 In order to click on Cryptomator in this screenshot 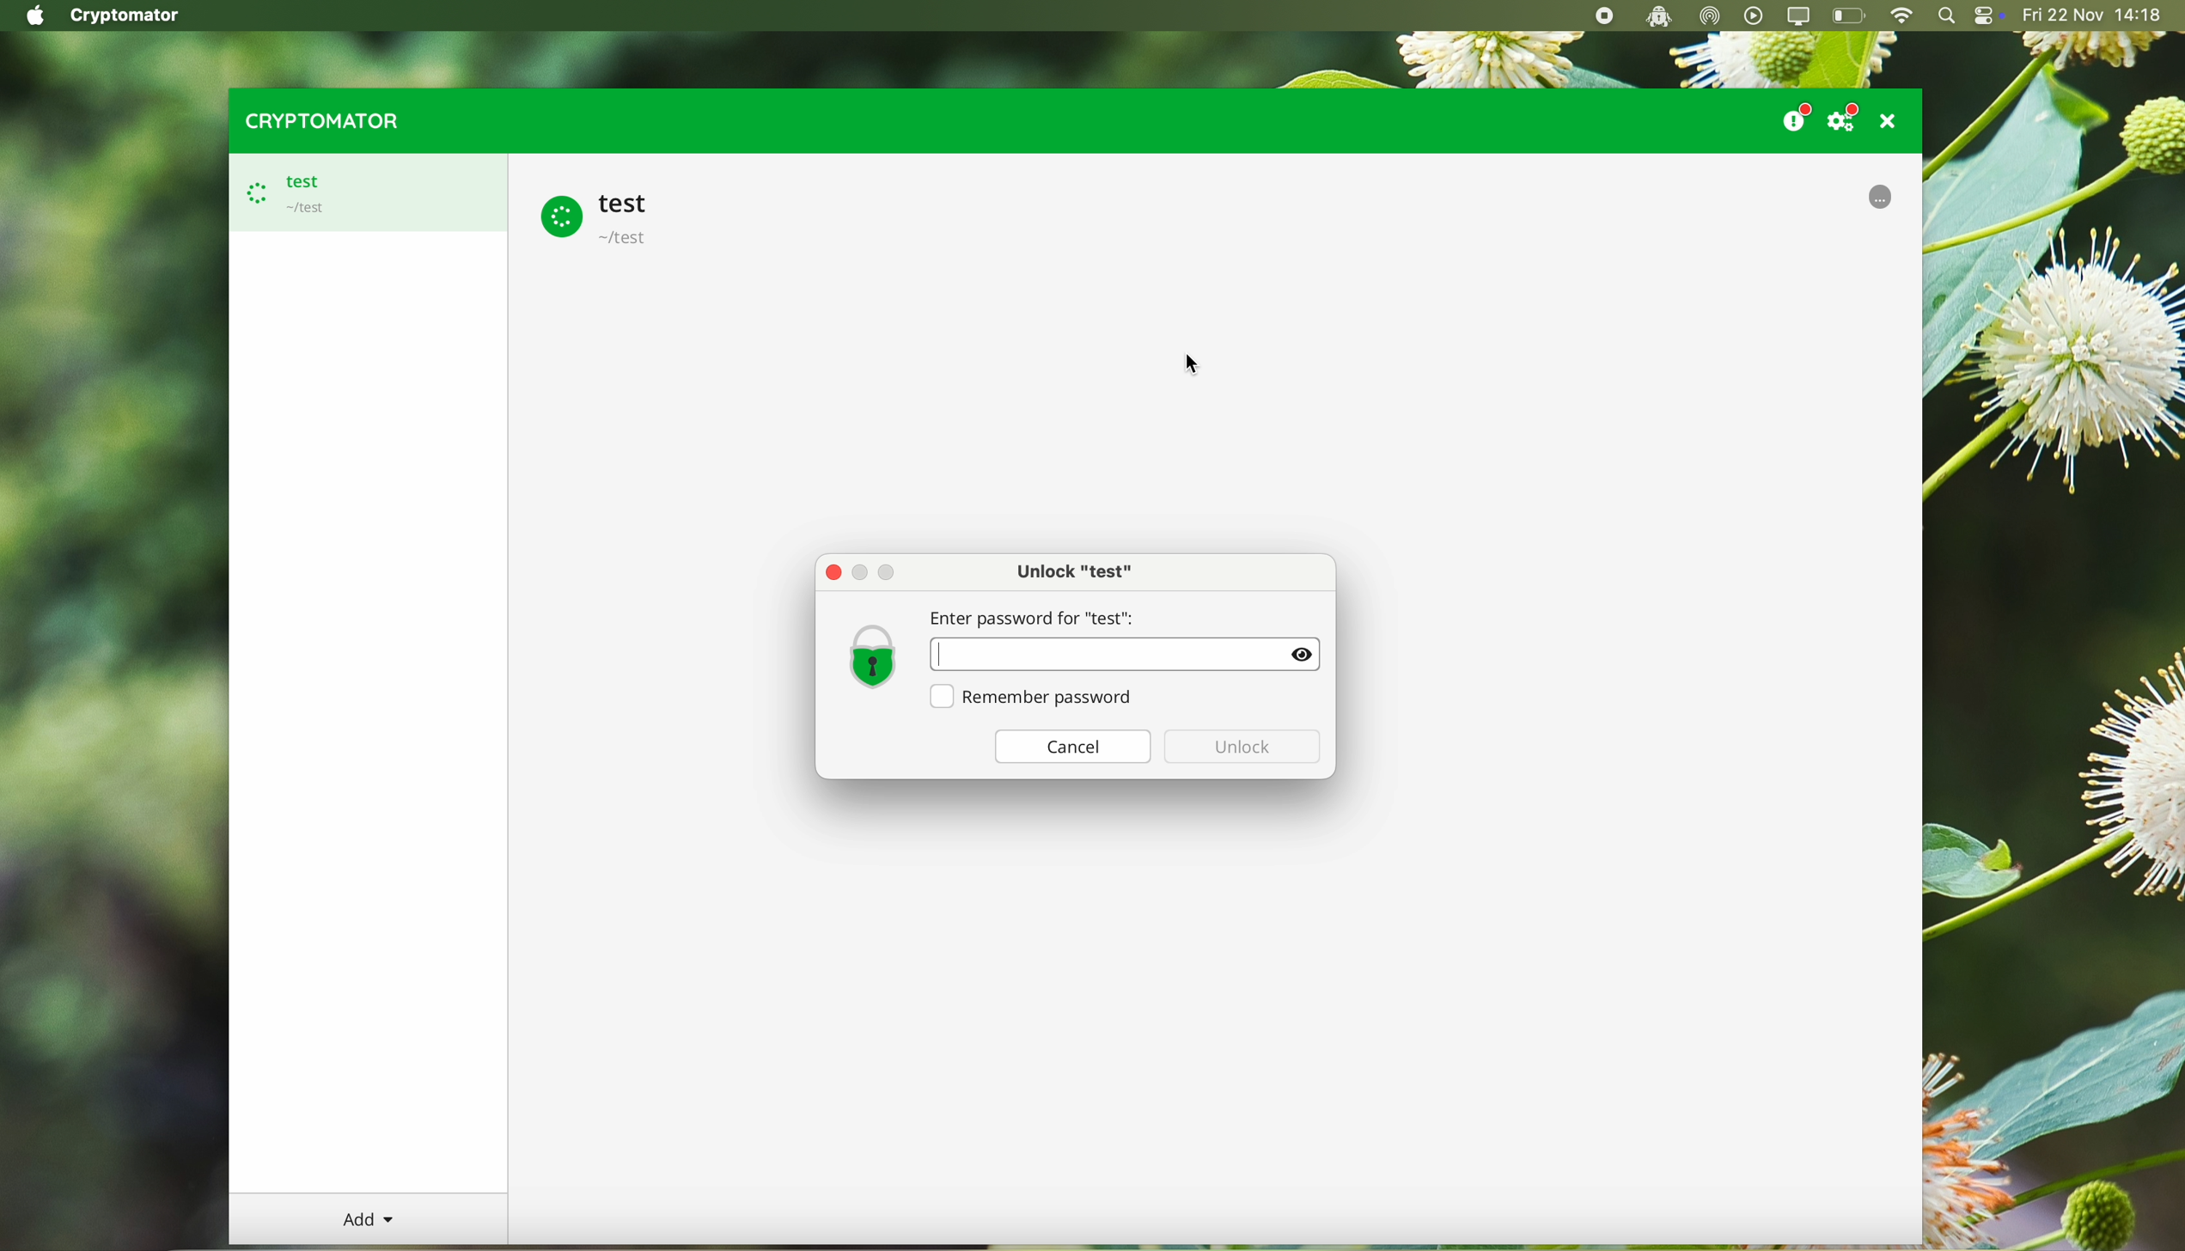, I will do `click(127, 16)`.